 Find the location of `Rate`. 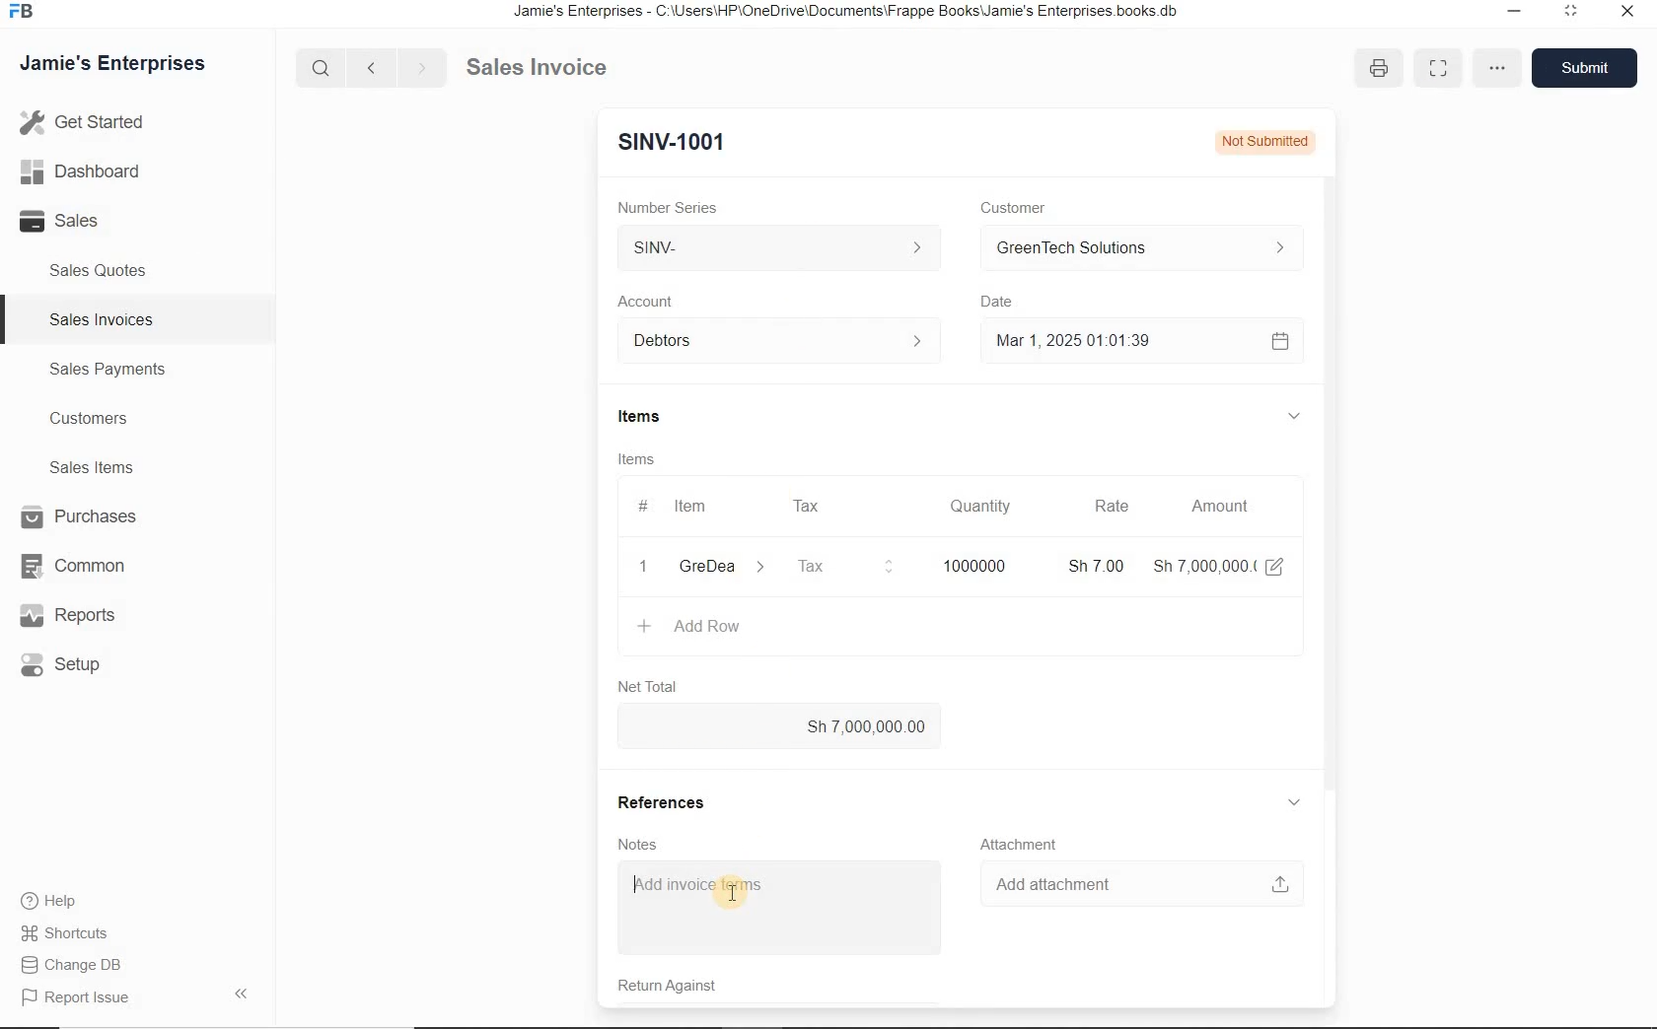

Rate is located at coordinates (1112, 508).